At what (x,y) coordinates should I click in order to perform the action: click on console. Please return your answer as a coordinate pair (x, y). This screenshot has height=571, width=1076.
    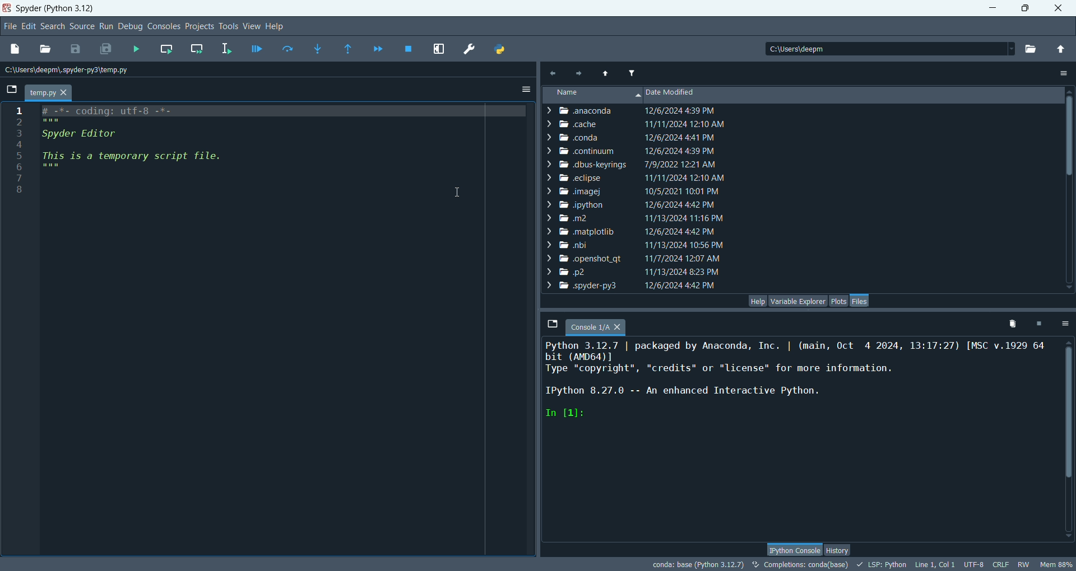
    Looking at the image, I should click on (598, 324).